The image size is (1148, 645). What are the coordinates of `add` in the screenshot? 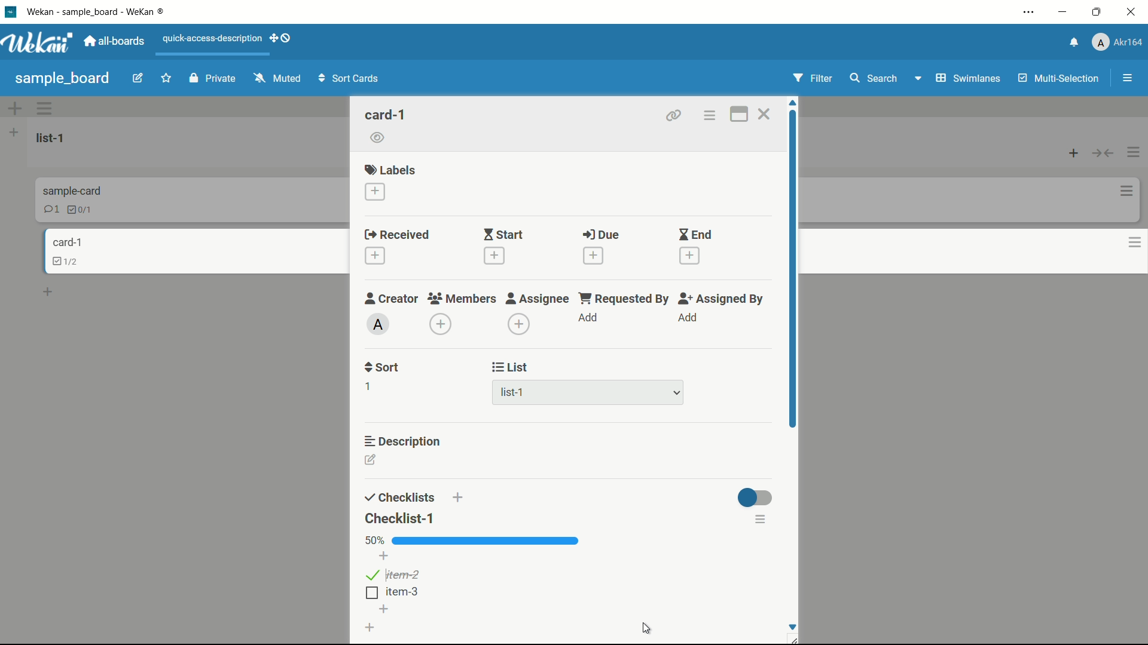 It's located at (588, 318).